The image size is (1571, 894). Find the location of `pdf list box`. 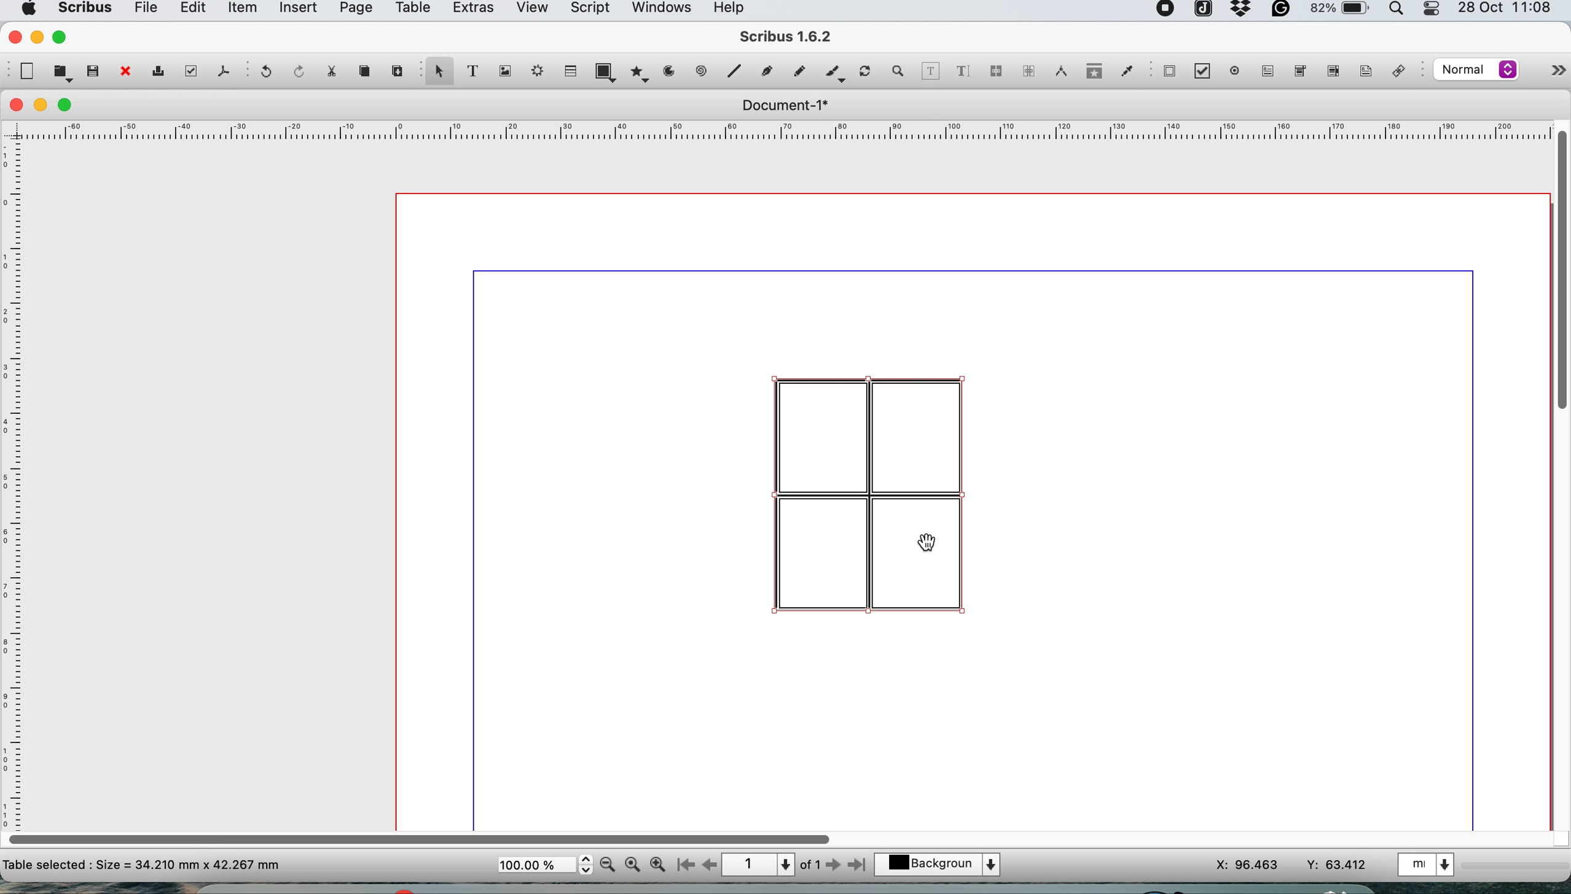

pdf list box is located at coordinates (1331, 74).